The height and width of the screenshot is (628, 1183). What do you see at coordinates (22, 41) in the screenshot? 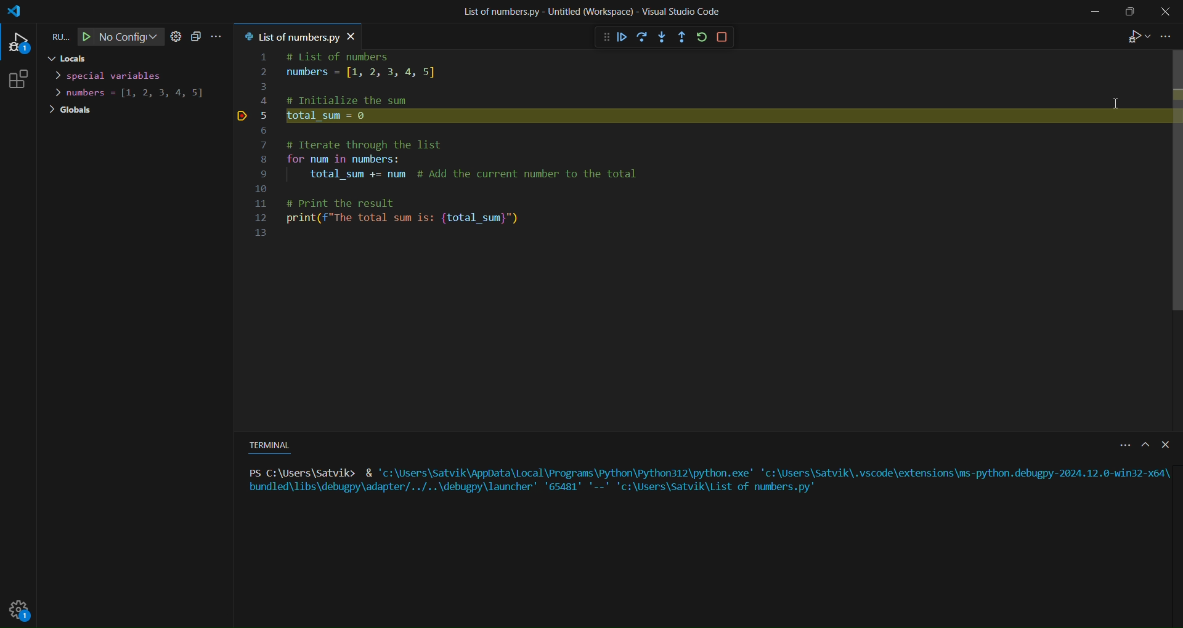
I see `run or debug option` at bounding box center [22, 41].